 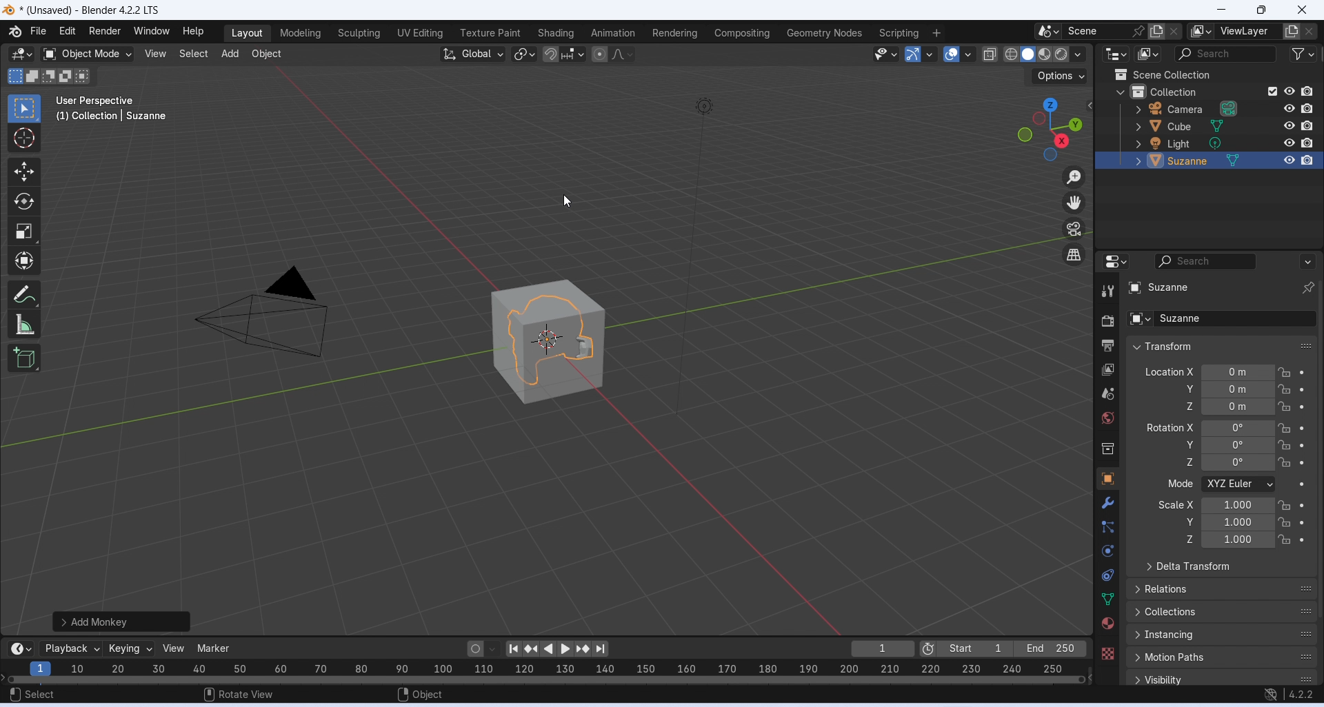 I want to click on animate property, so click(x=1303, y=372).